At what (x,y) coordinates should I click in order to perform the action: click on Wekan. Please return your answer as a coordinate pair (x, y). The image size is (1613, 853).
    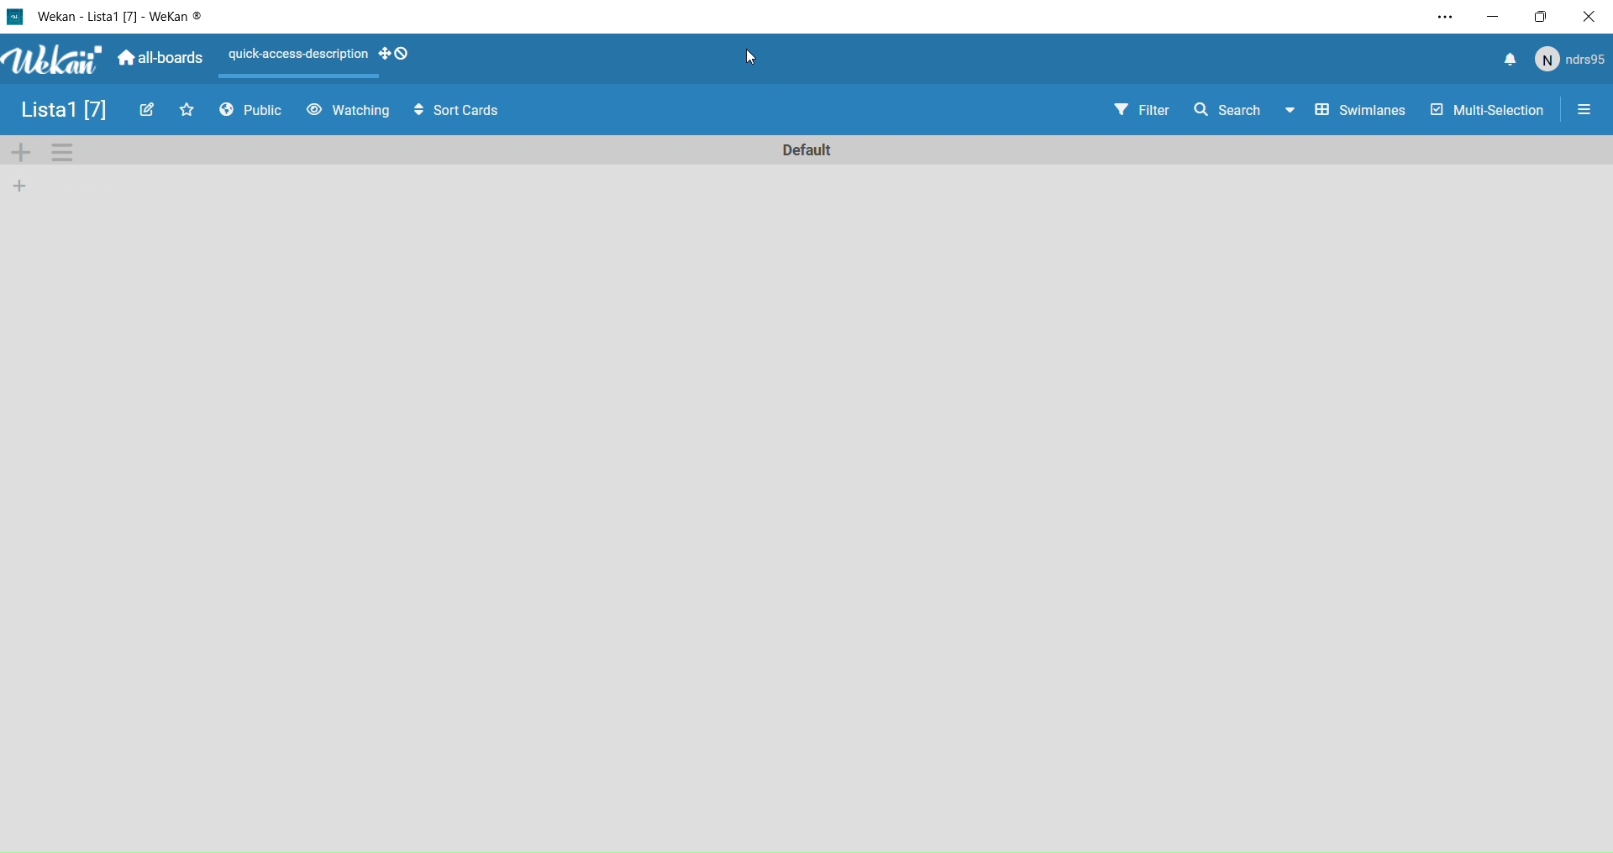
    Looking at the image, I should click on (107, 16).